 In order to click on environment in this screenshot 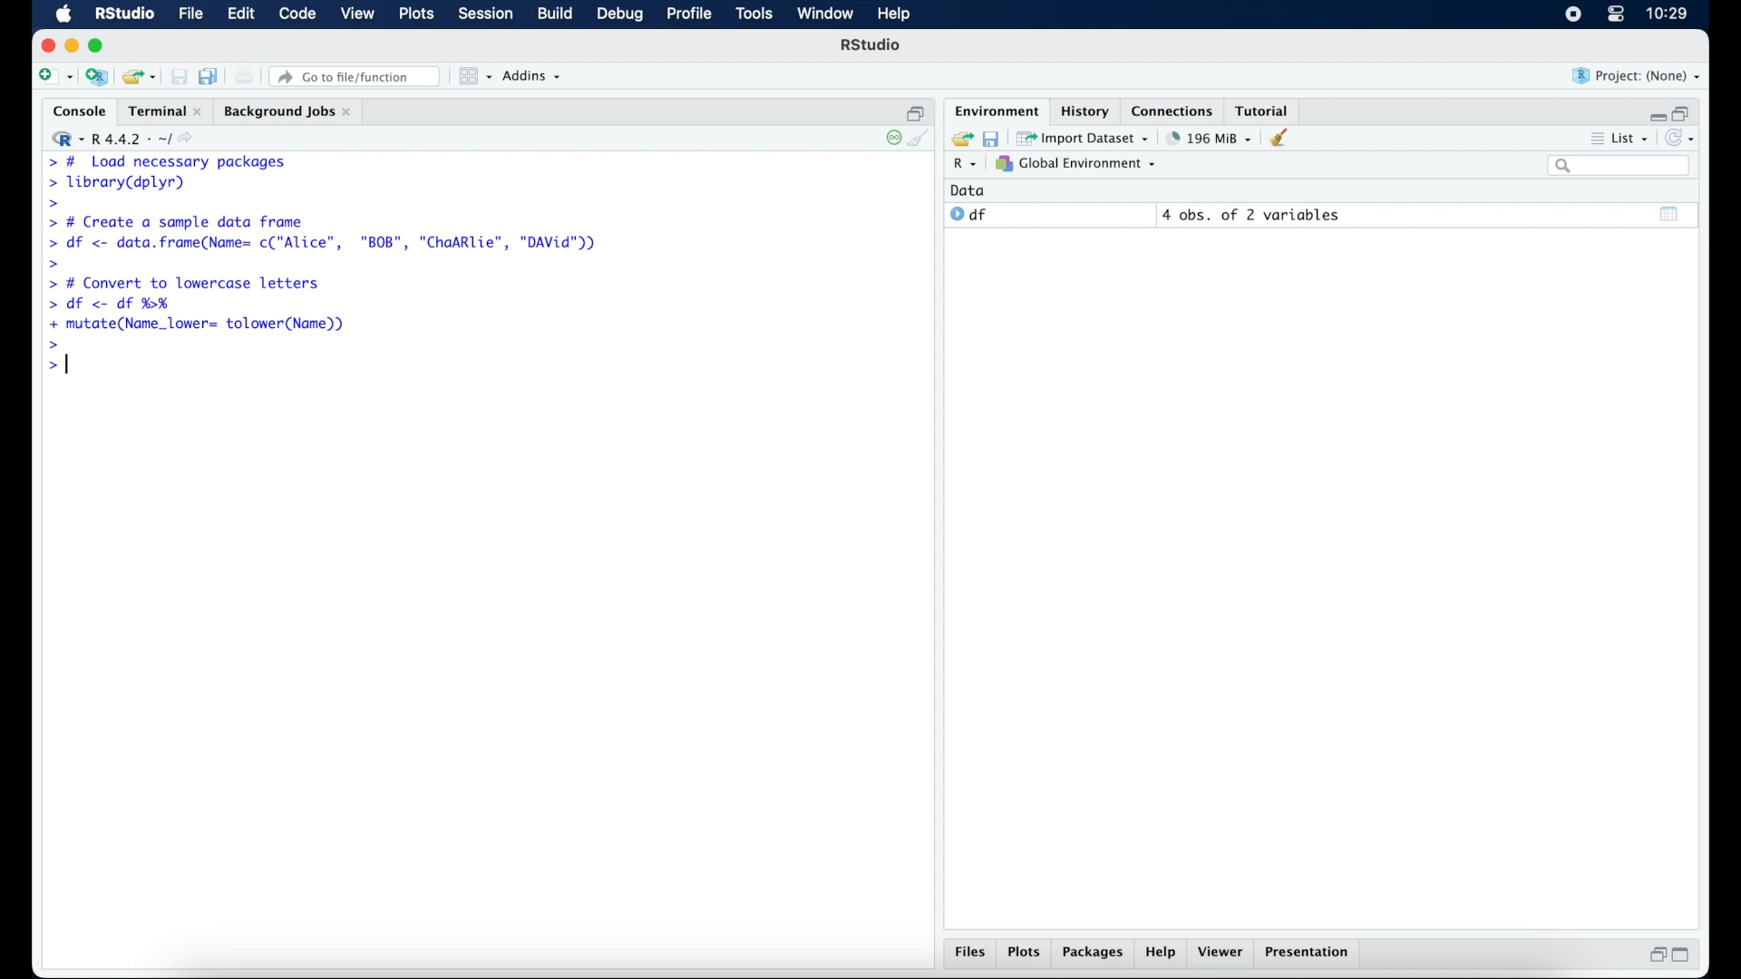, I will do `click(994, 110)`.